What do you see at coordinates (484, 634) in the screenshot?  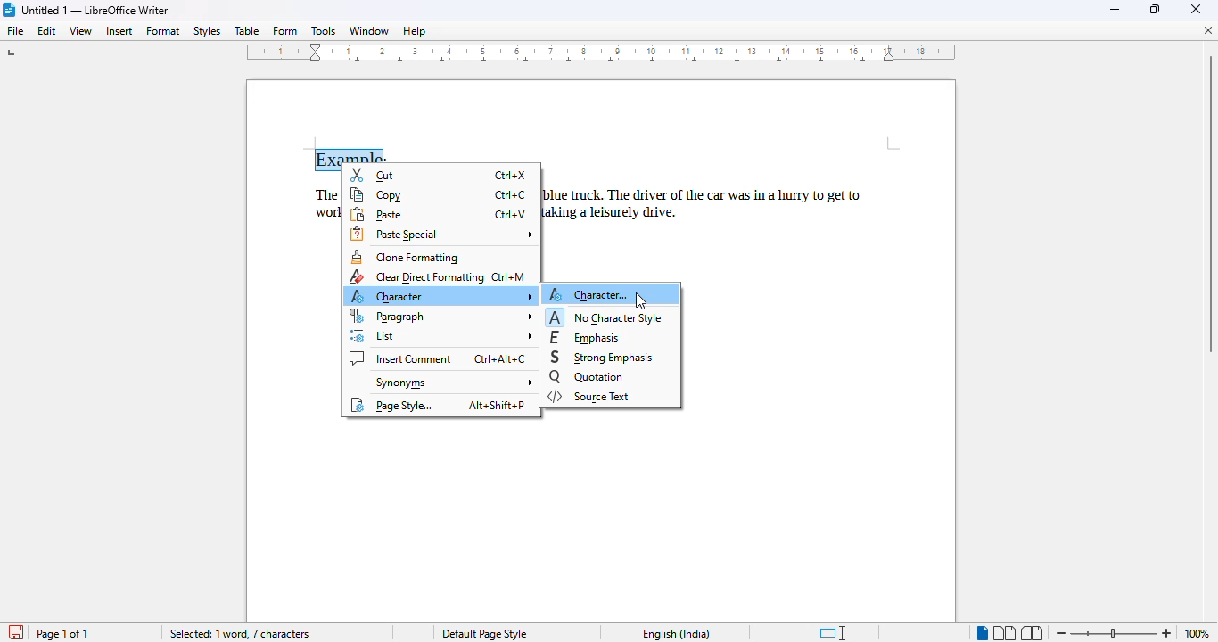 I see `Default page style` at bounding box center [484, 634].